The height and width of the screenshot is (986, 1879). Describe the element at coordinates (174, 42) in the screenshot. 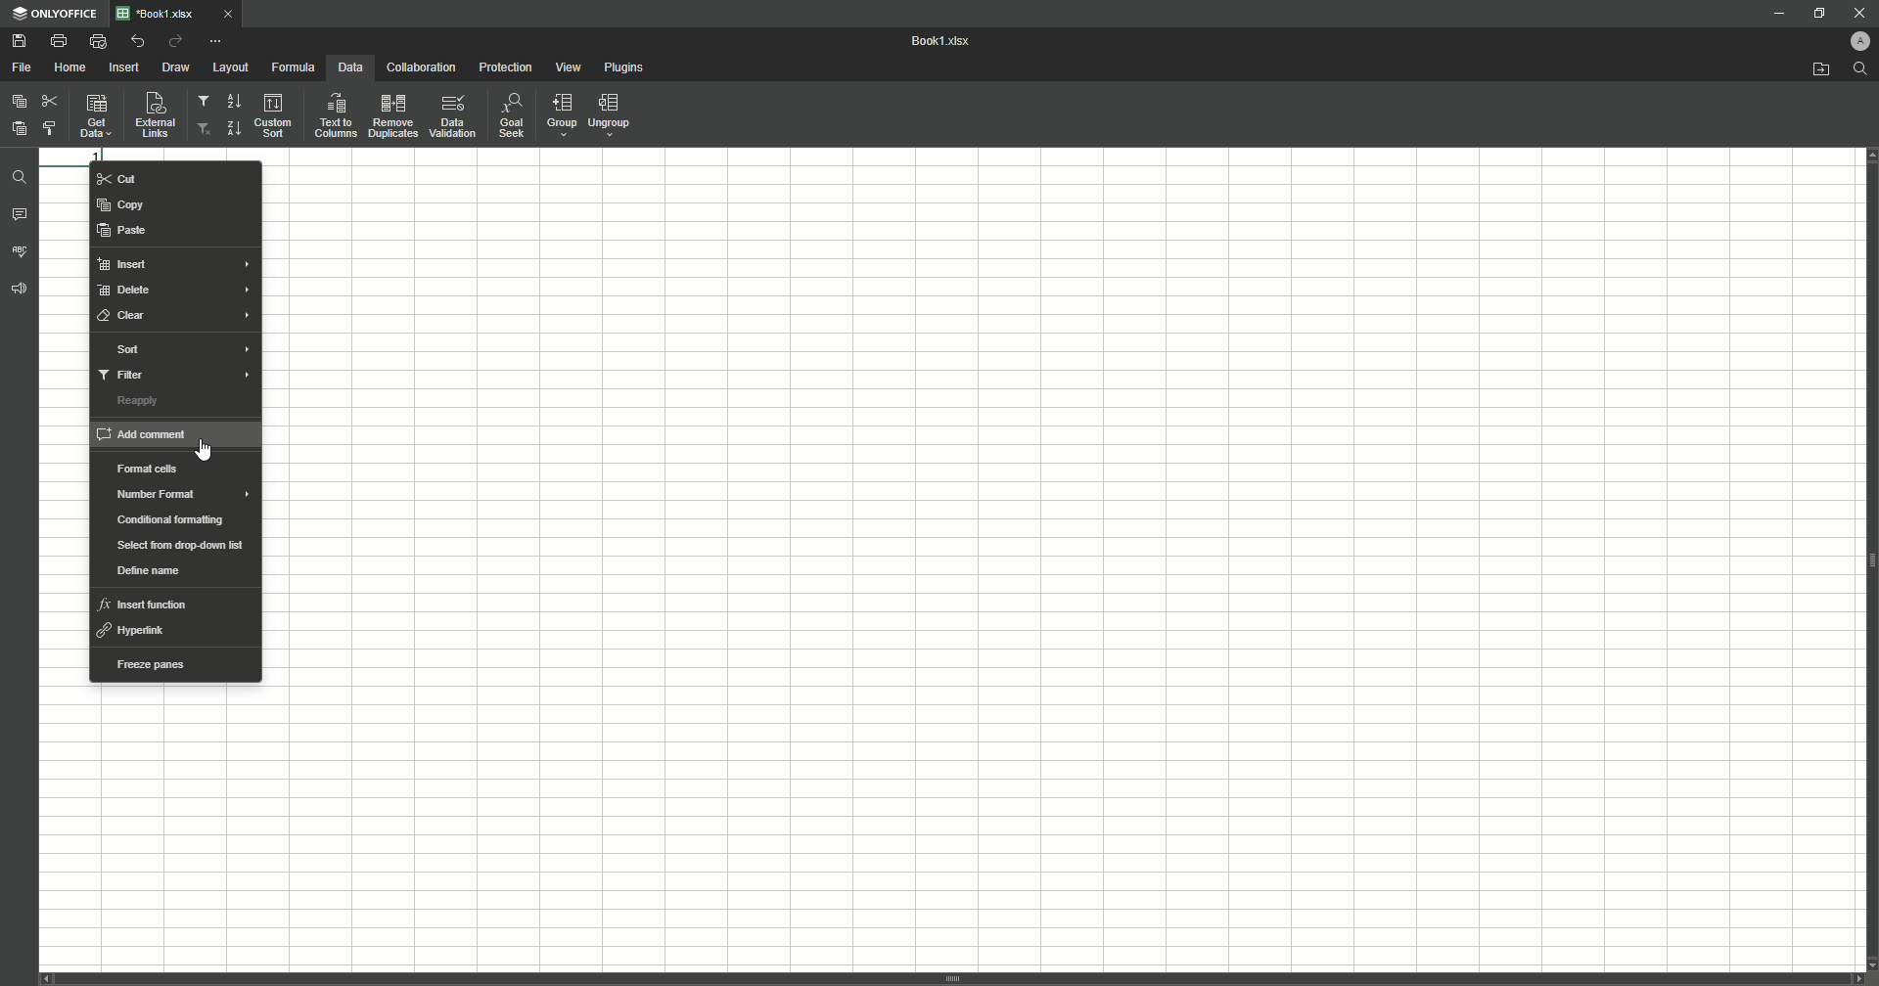

I see `Redo` at that location.